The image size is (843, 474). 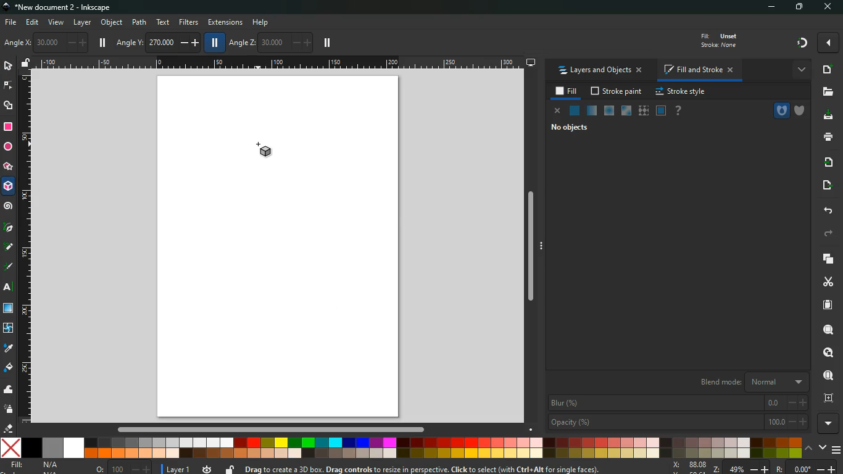 I want to click on fill, so click(x=9, y=368).